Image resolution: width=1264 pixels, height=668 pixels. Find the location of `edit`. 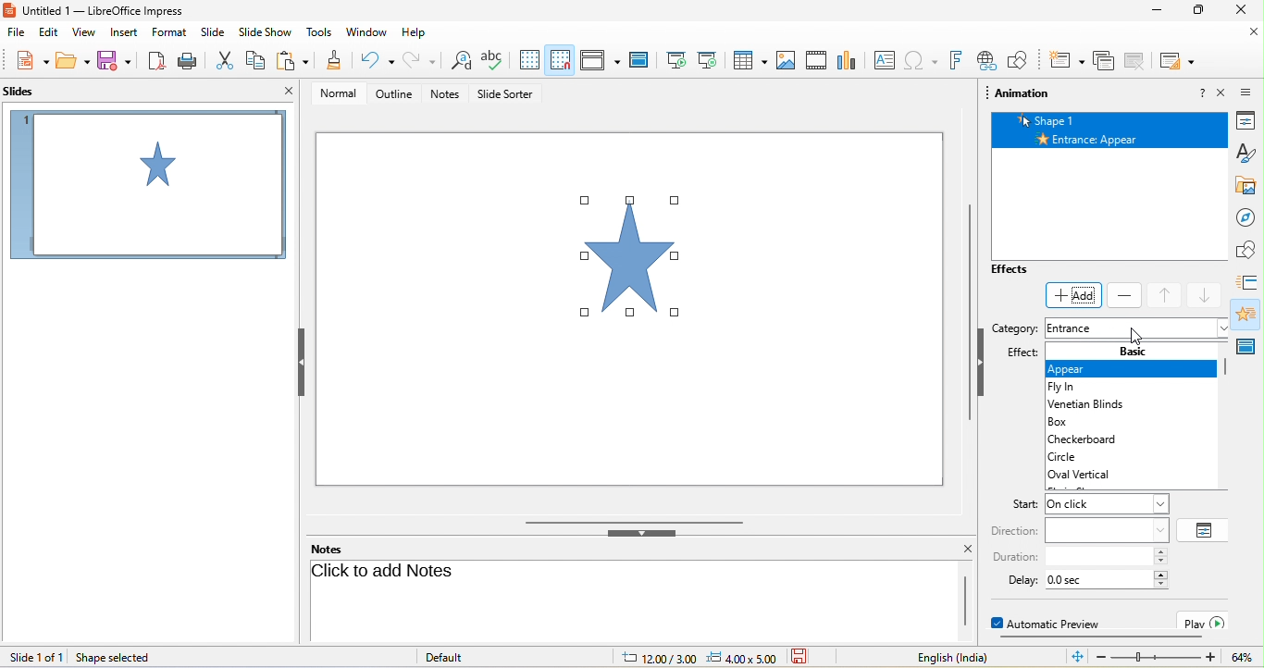

edit is located at coordinates (48, 33).